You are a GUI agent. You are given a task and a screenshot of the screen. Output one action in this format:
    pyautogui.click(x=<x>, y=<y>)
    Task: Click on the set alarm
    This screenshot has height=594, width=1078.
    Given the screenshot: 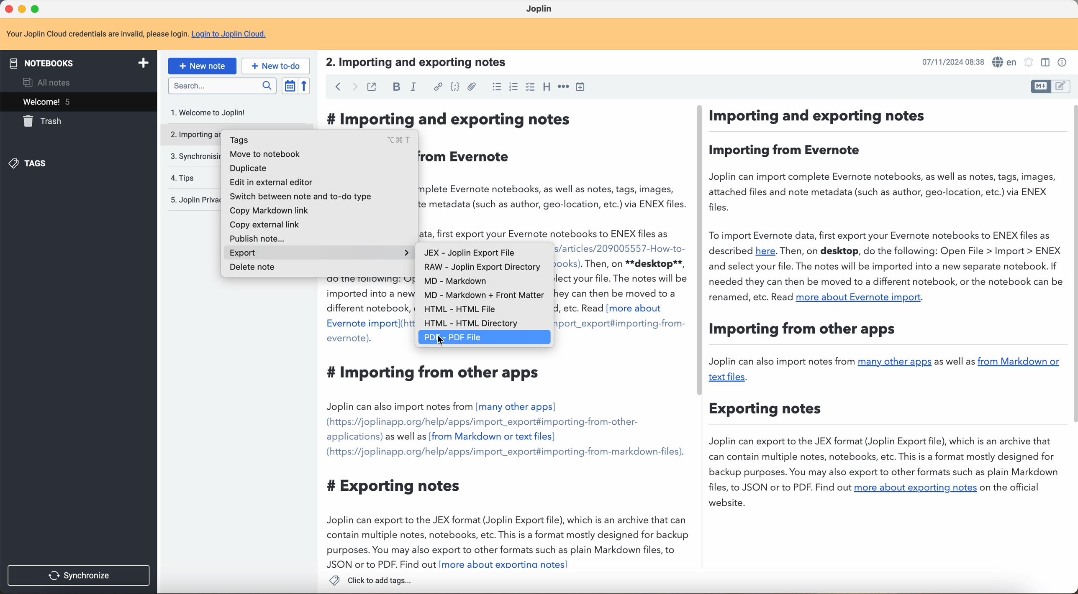 What is the action you would take?
    pyautogui.click(x=1030, y=63)
    